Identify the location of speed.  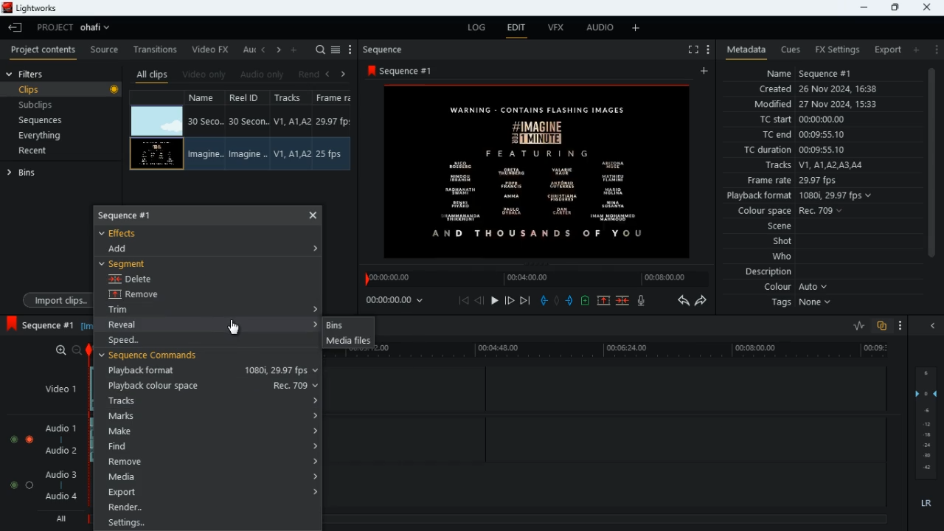
(131, 340).